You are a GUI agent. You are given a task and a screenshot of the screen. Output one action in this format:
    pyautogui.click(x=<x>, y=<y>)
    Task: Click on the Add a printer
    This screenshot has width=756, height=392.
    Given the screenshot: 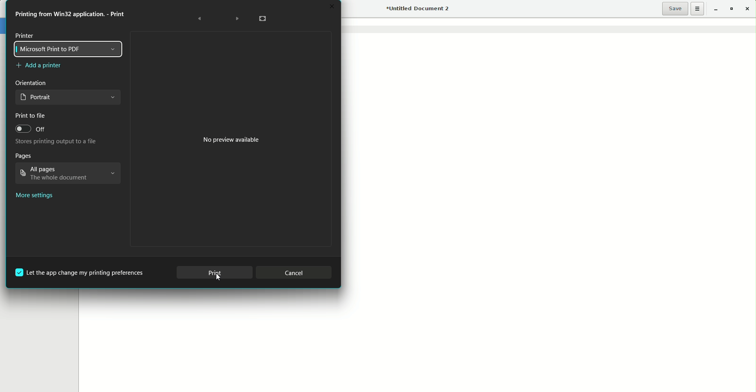 What is the action you would take?
    pyautogui.click(x=39, y=67)
    